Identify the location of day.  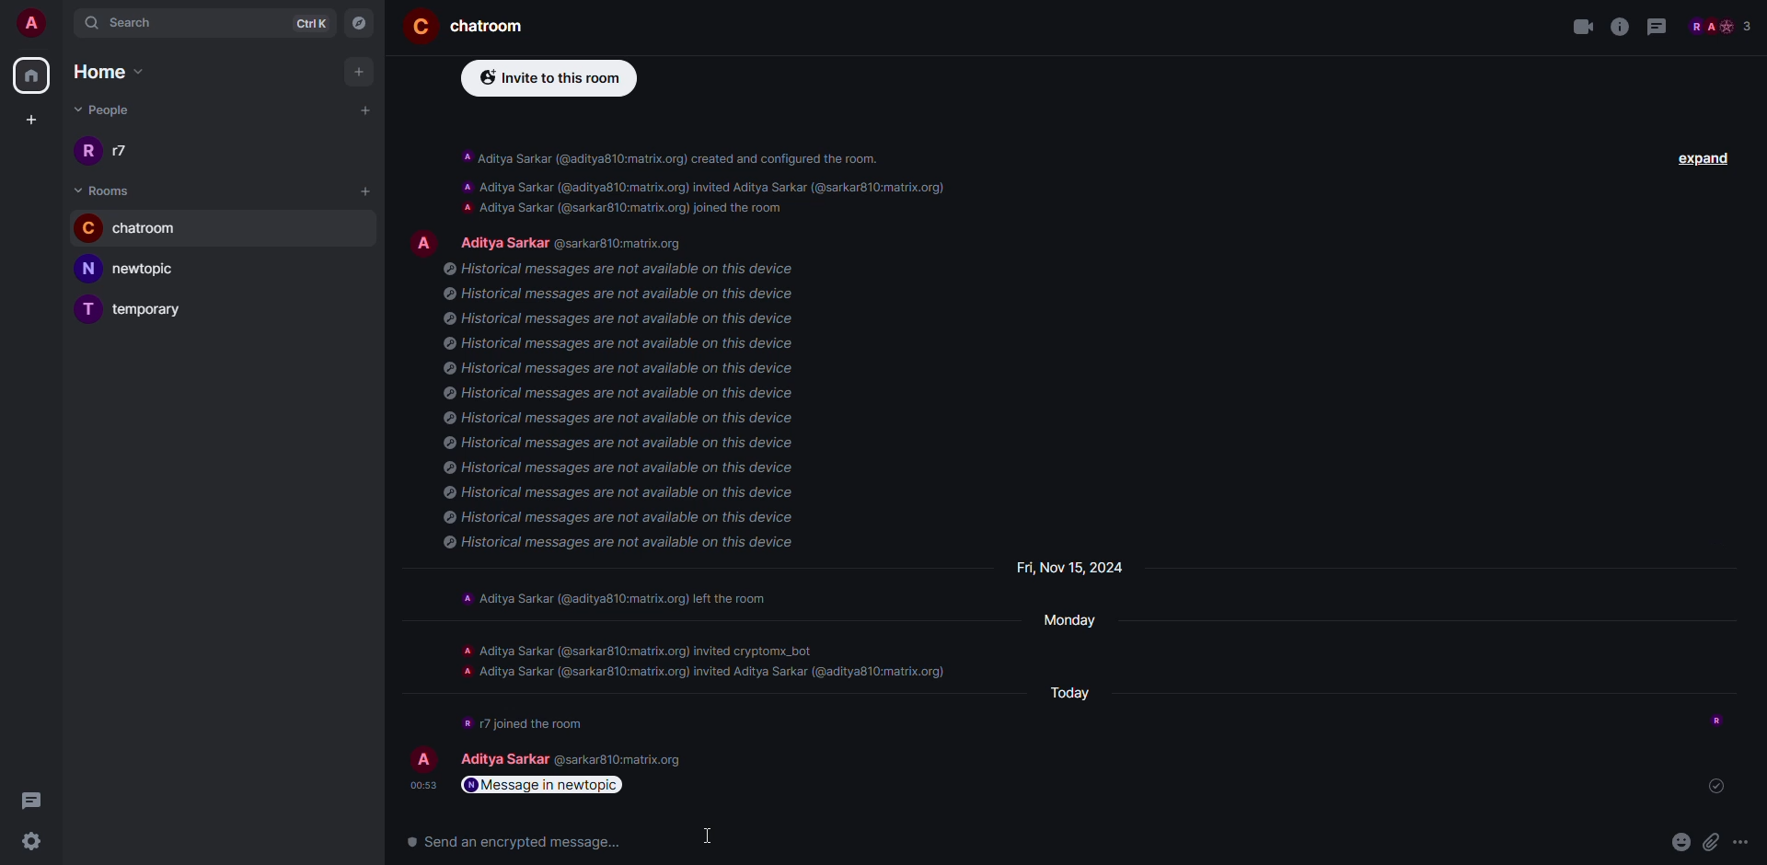
(1073, 624).